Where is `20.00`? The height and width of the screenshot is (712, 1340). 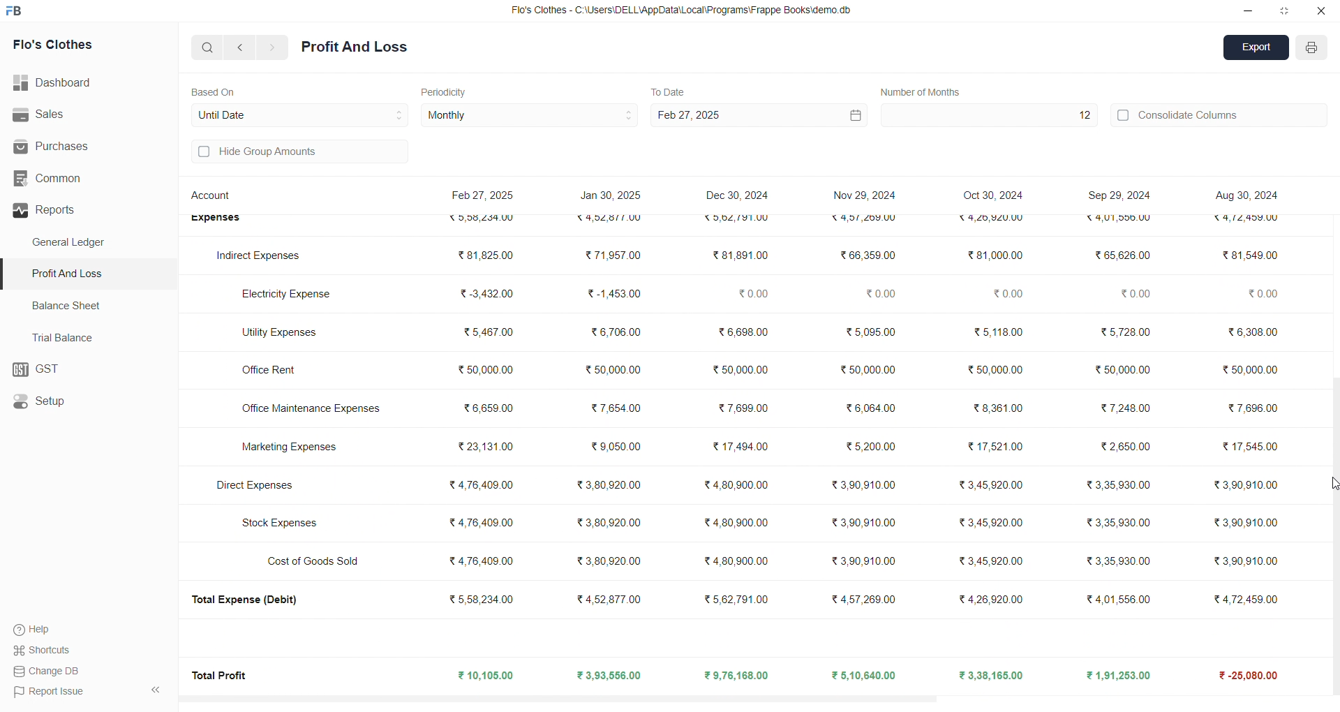 20.00 is located at coordinates (1253, 295).